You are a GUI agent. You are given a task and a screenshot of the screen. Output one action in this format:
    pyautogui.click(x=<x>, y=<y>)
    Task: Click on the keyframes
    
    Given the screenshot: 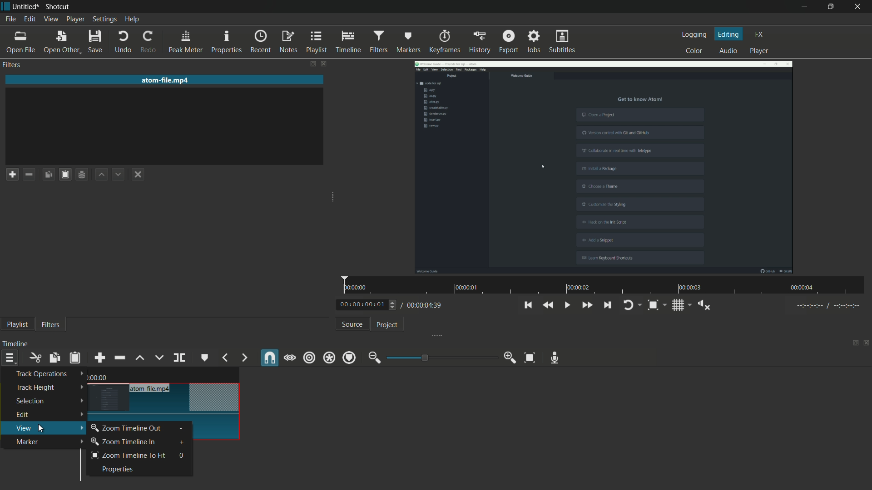 What is the action you would take?
    pyautogui.click(x=445, y=41)
    